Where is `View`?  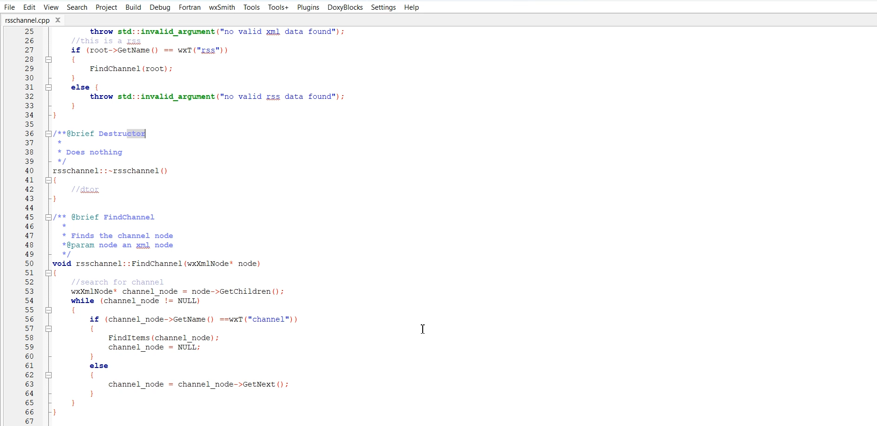
View is located at coordinates (51, 7).